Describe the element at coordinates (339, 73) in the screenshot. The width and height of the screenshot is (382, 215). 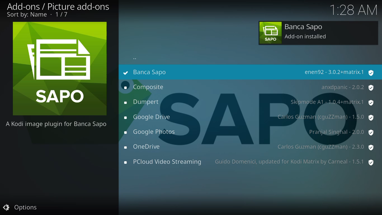
I see `version` at that location.